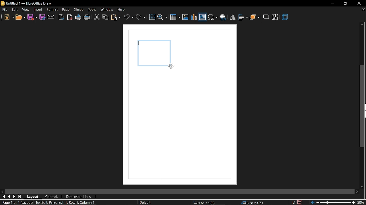 The image size is (366, 205). What do you see at coordinates (27, 3) in the screenshot?
I see `current window` at bounding box center [27, 3].